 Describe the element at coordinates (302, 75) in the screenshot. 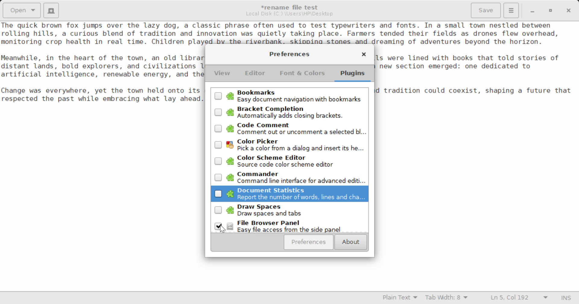

I see `Font & Colors Tab` at that location.